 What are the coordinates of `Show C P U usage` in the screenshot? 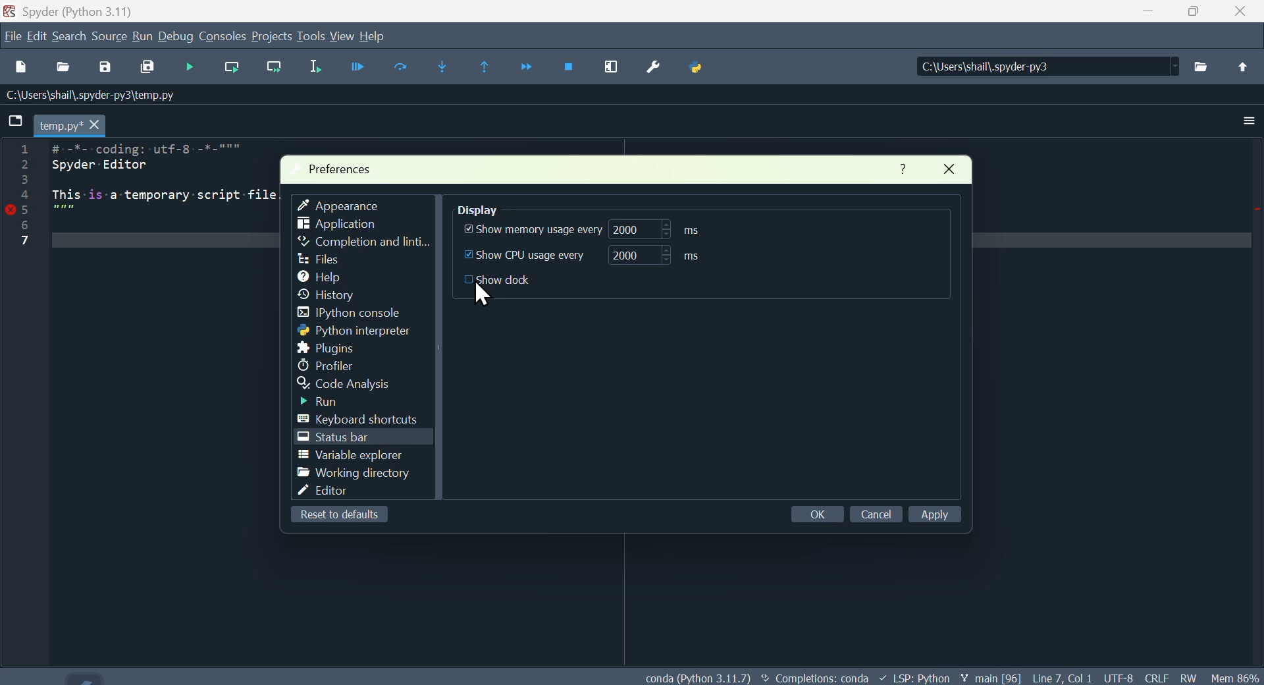 It's located at (598, 256).